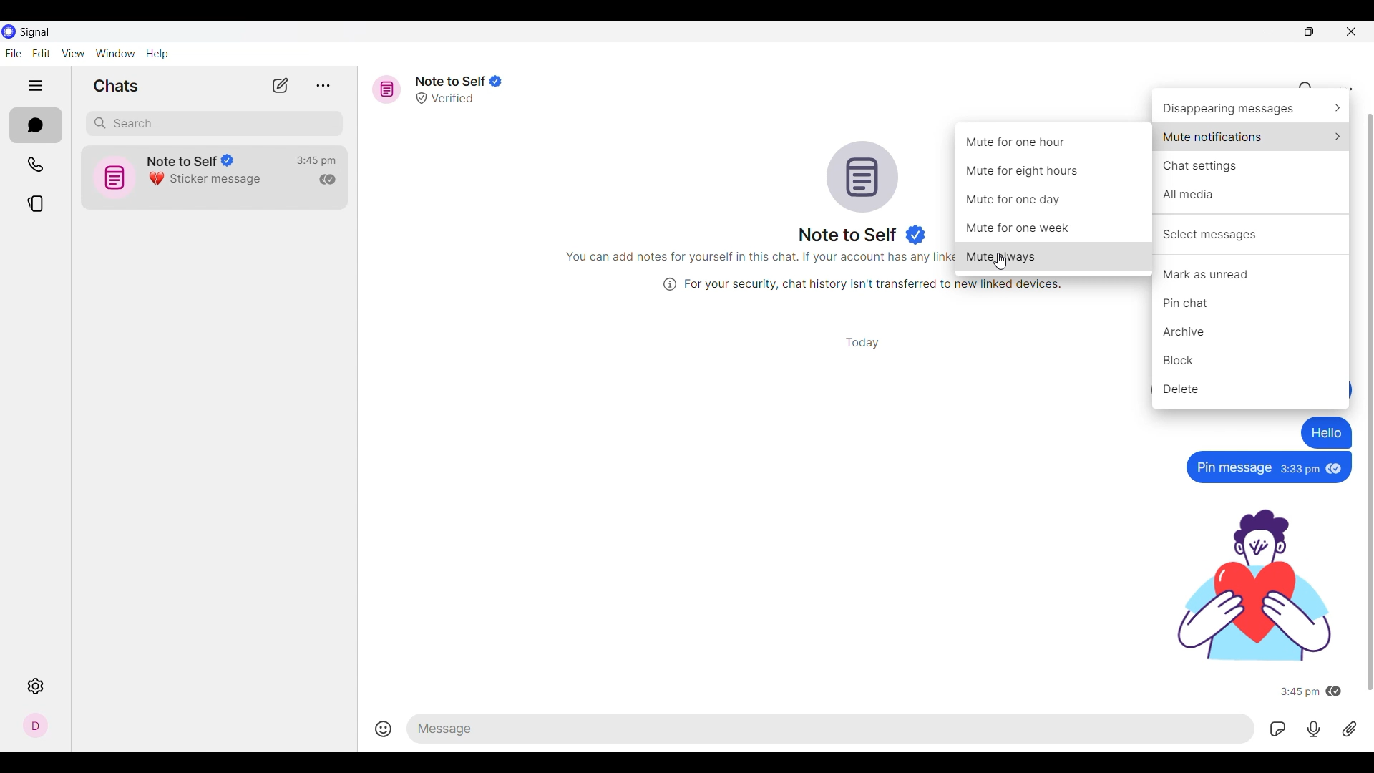 The image size is (1374, 773). Describe the element at coordinates (1327, 432) in the screenshot. I see `Hello` at that location.